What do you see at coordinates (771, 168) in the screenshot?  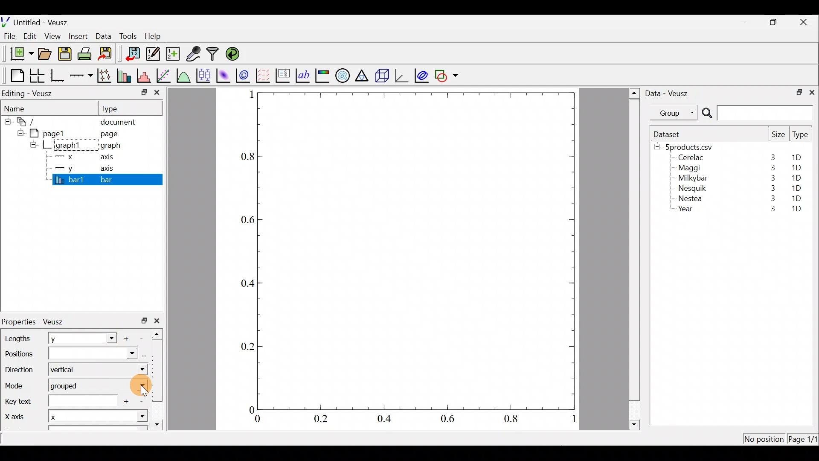 I see `3` at bounding box center [771, 168].